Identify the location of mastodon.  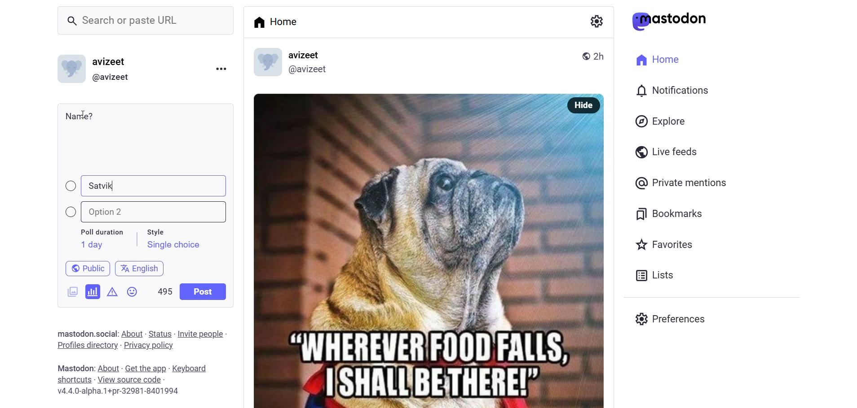
(73, 332).